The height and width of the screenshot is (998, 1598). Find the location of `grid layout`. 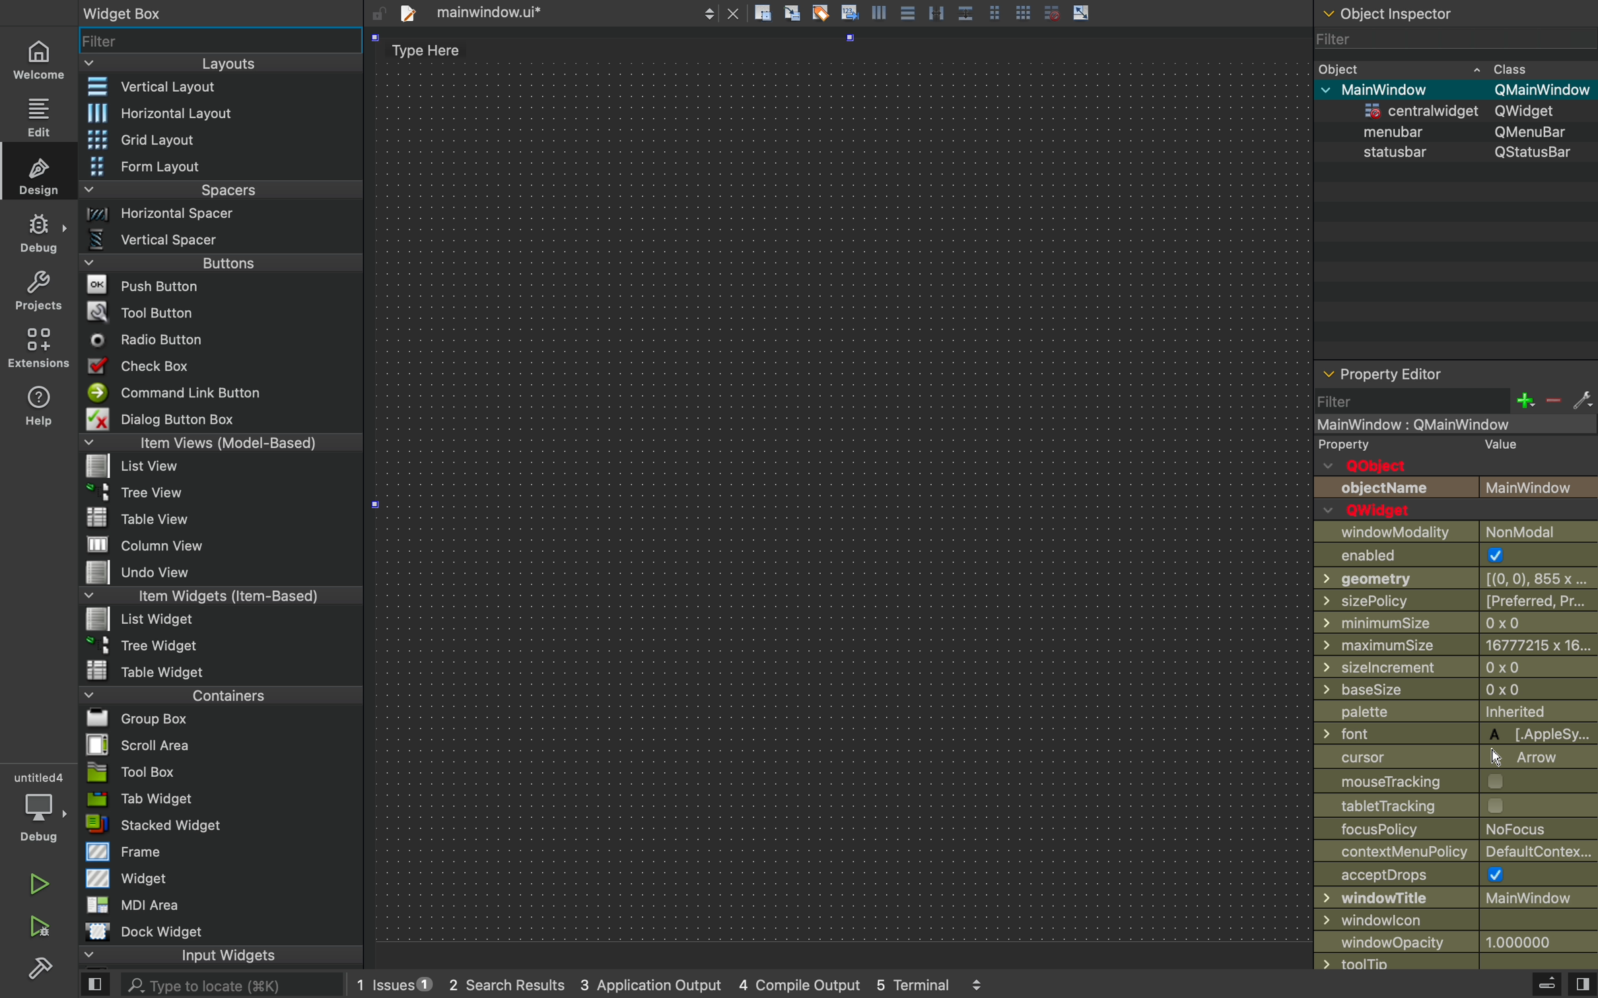

grid layout is located at coordinates (220, 139).